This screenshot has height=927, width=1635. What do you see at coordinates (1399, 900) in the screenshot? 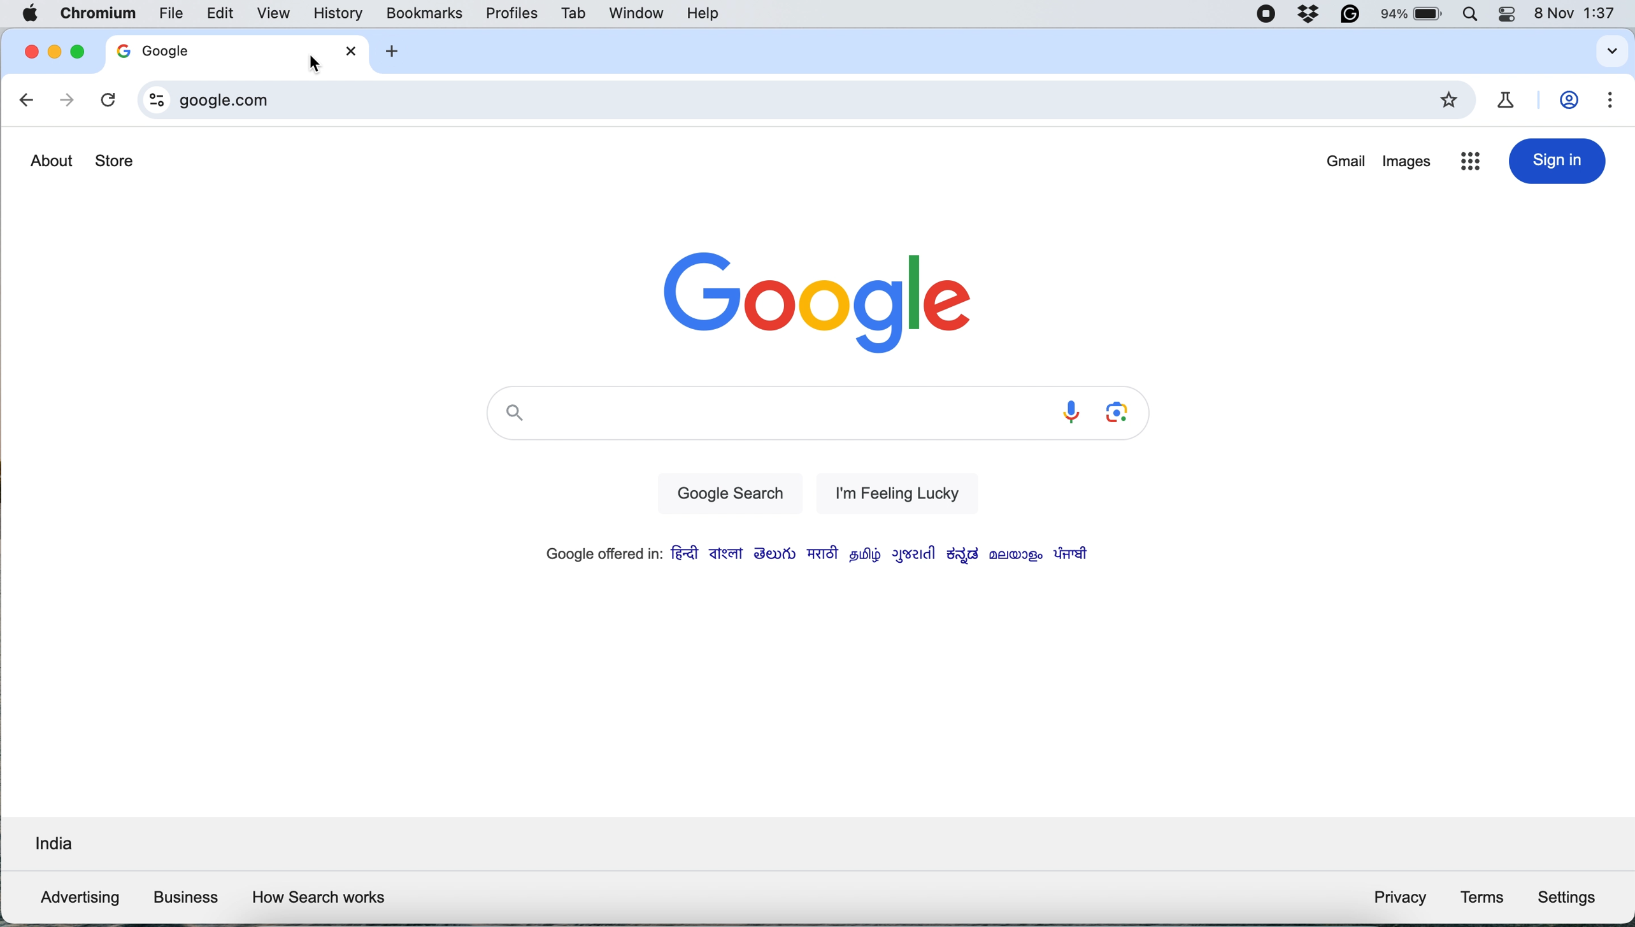
I see `privacy` at bounding box center [1399, 900].